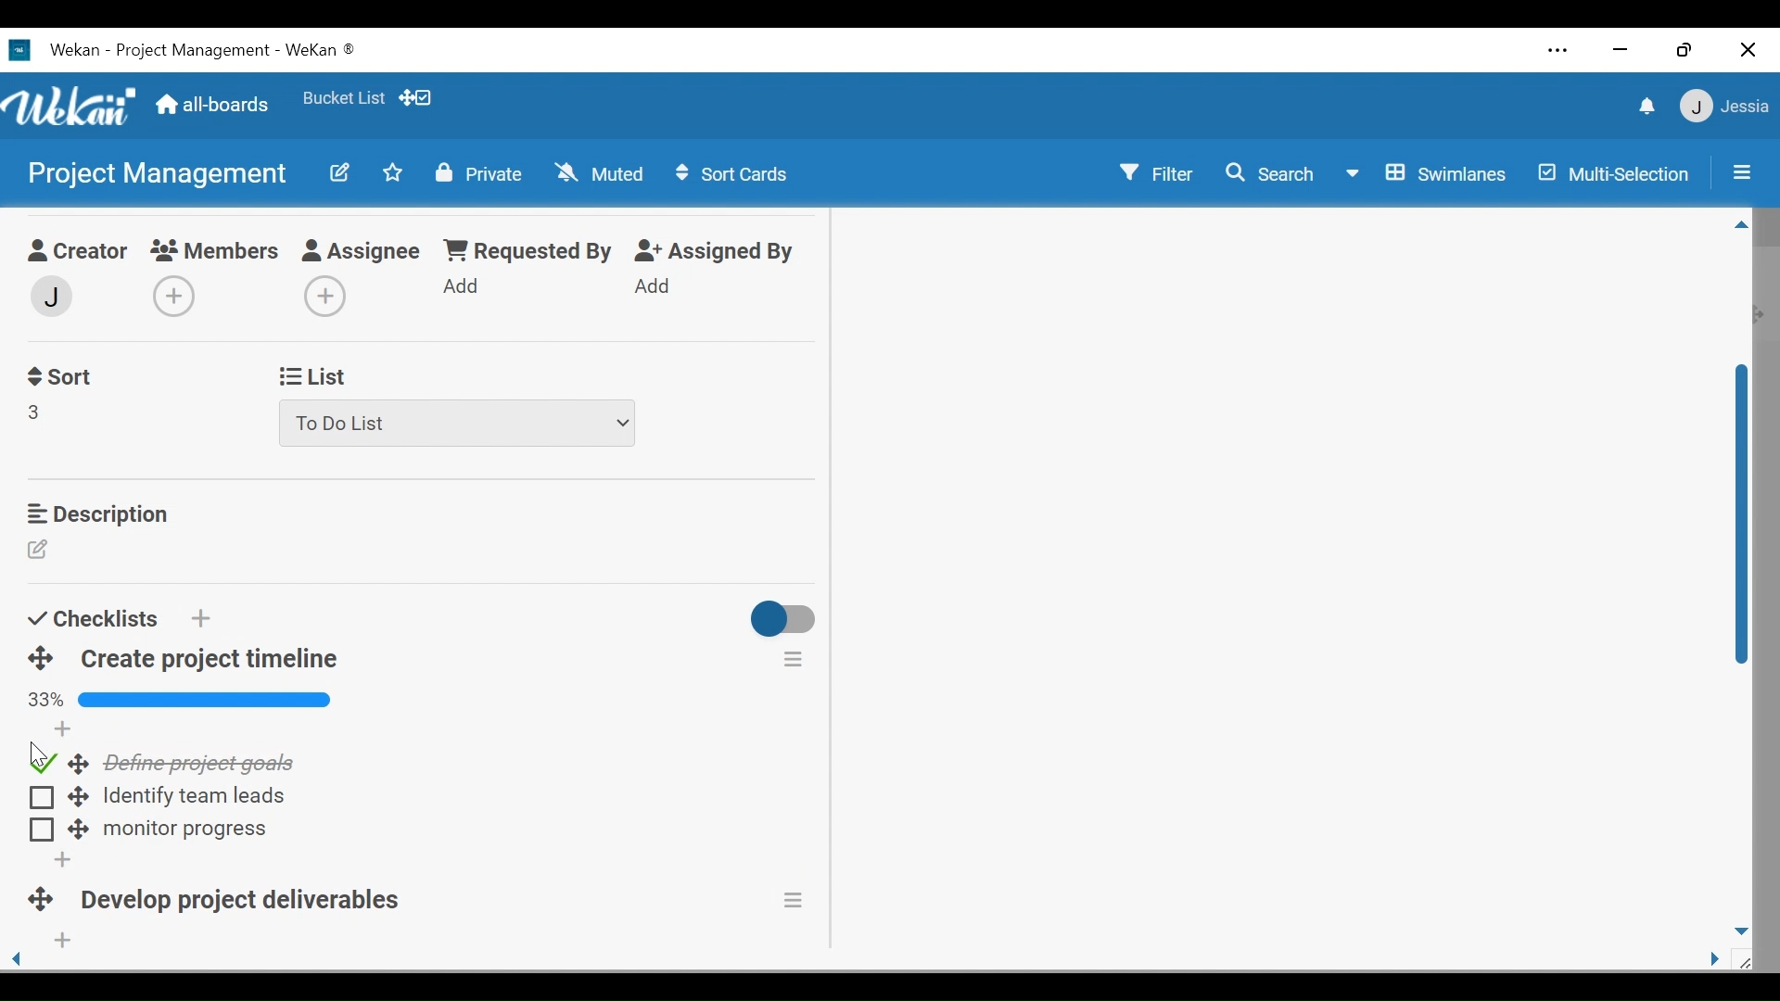 Image resolution: width=1780 pixels, height=1001 pixels. I want to click on notifications, so click(1644, 105).